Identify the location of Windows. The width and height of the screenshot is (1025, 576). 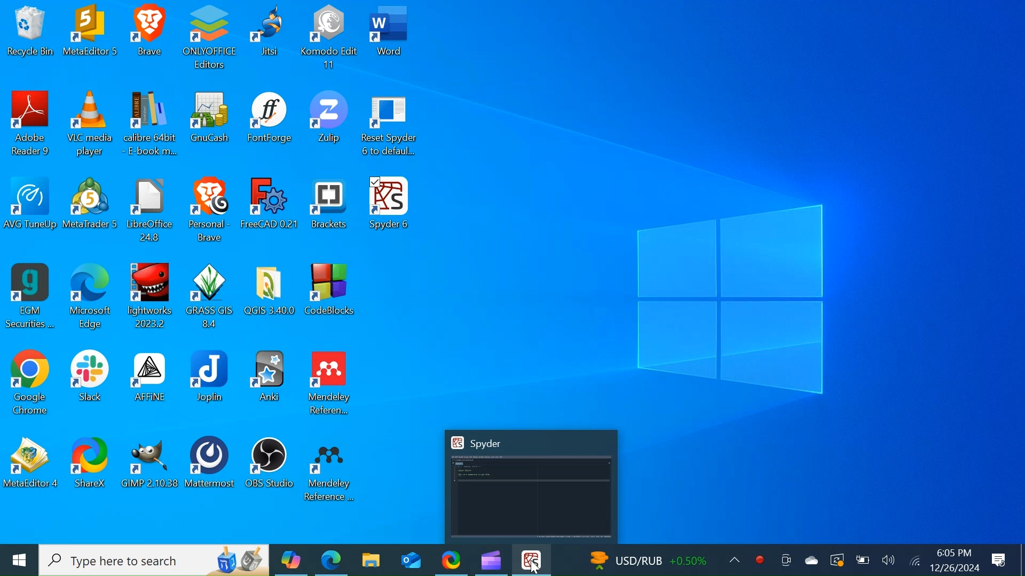
(19, 560).